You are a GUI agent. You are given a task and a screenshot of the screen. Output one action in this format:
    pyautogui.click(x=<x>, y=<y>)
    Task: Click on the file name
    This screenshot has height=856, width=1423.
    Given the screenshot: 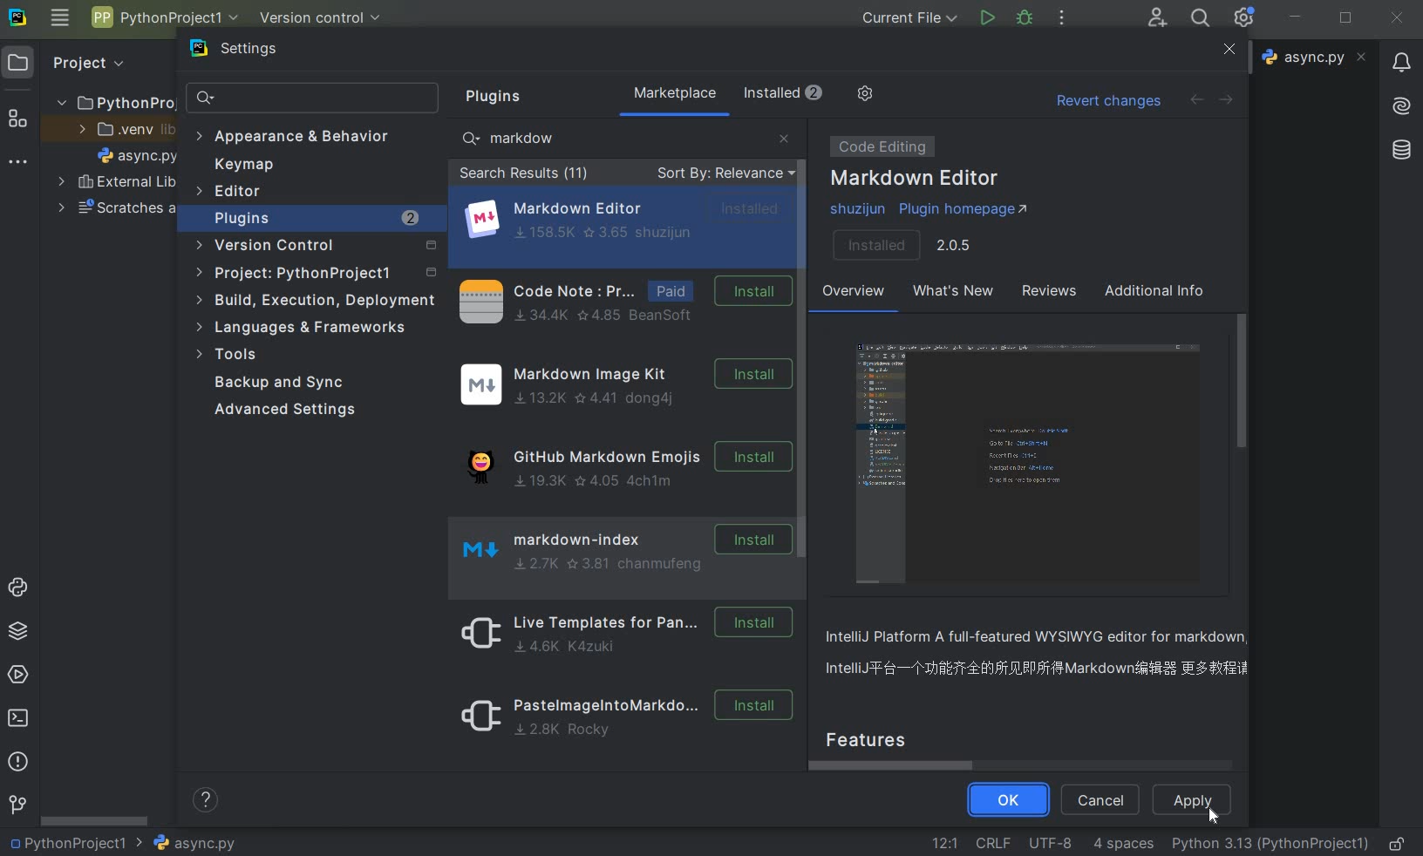 What is the action you would take?
    pyautogui.click(x=194, y=843)
    